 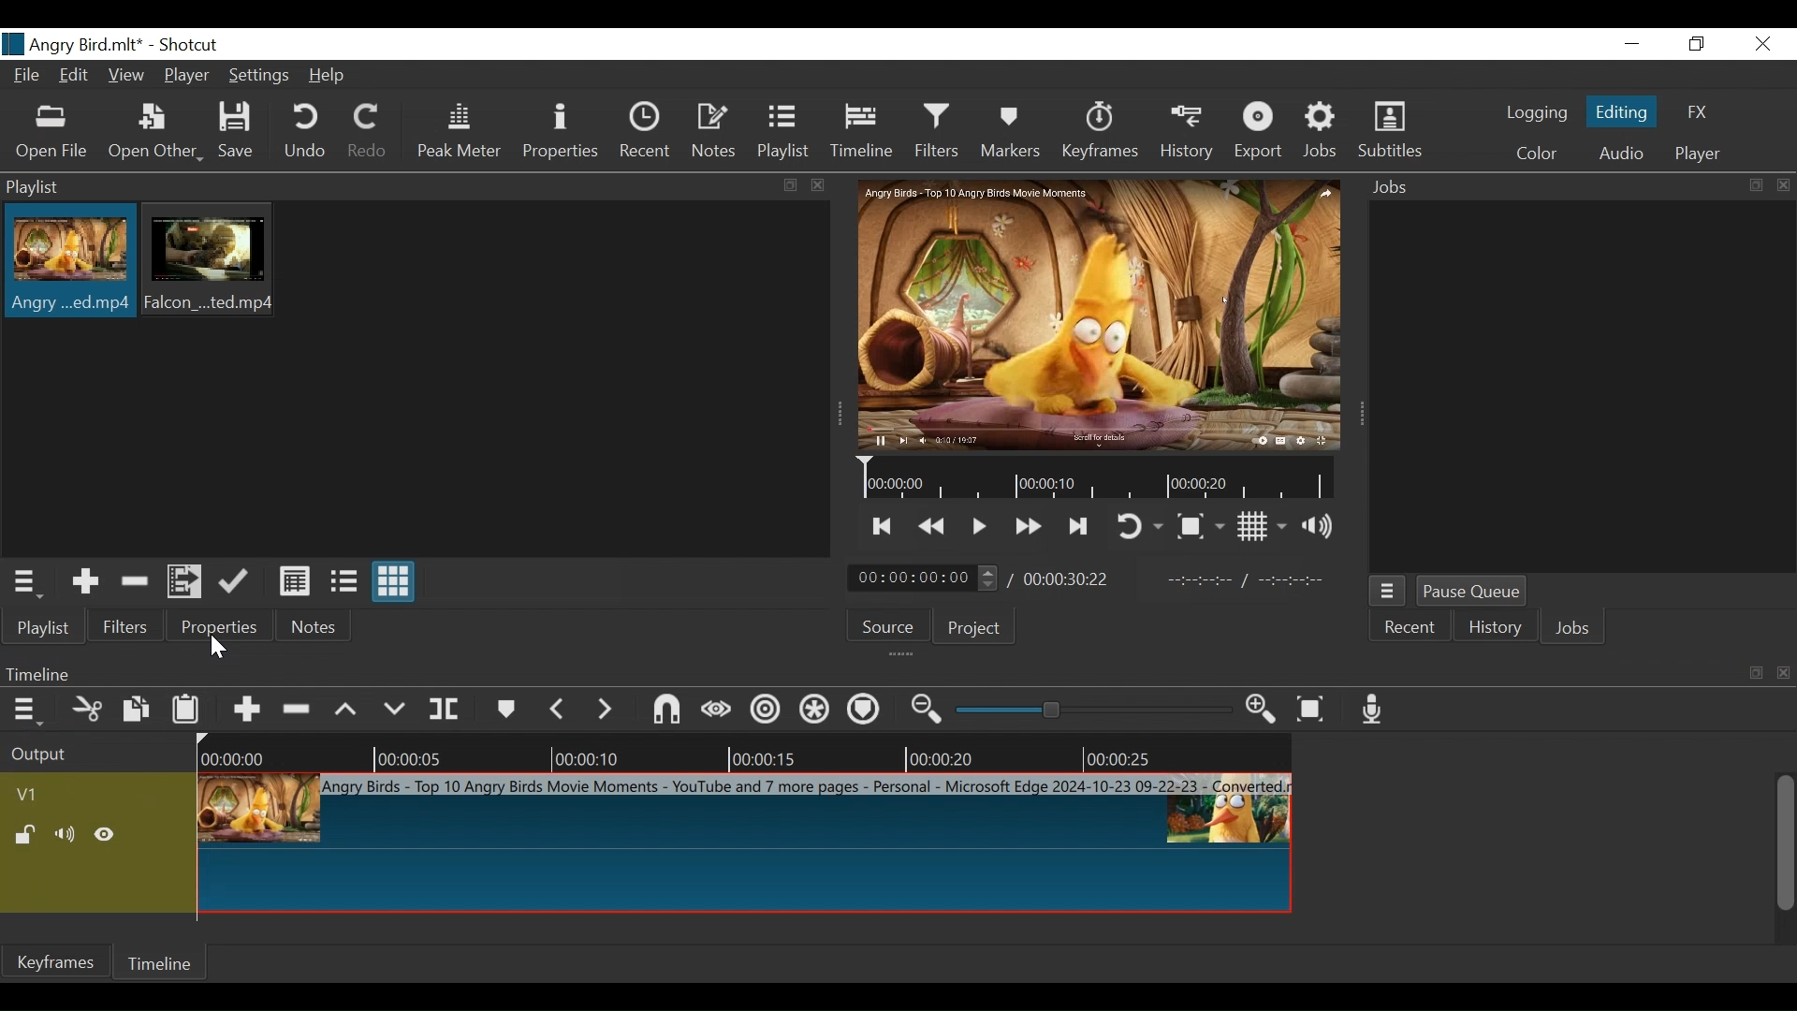 I want to click on Ripple all tracks, so click(x=816, y=712).